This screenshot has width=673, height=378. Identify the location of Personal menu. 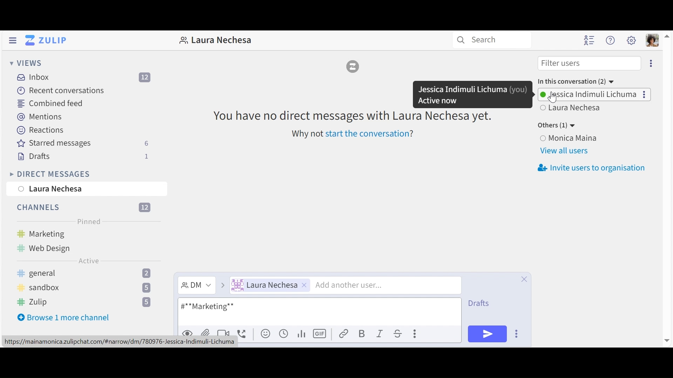
(653, 41).